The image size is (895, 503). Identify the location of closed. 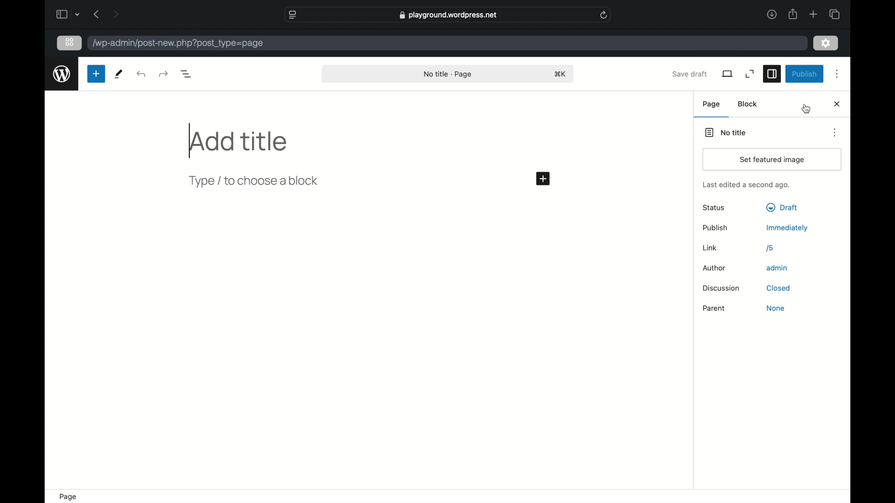
(779, 288).